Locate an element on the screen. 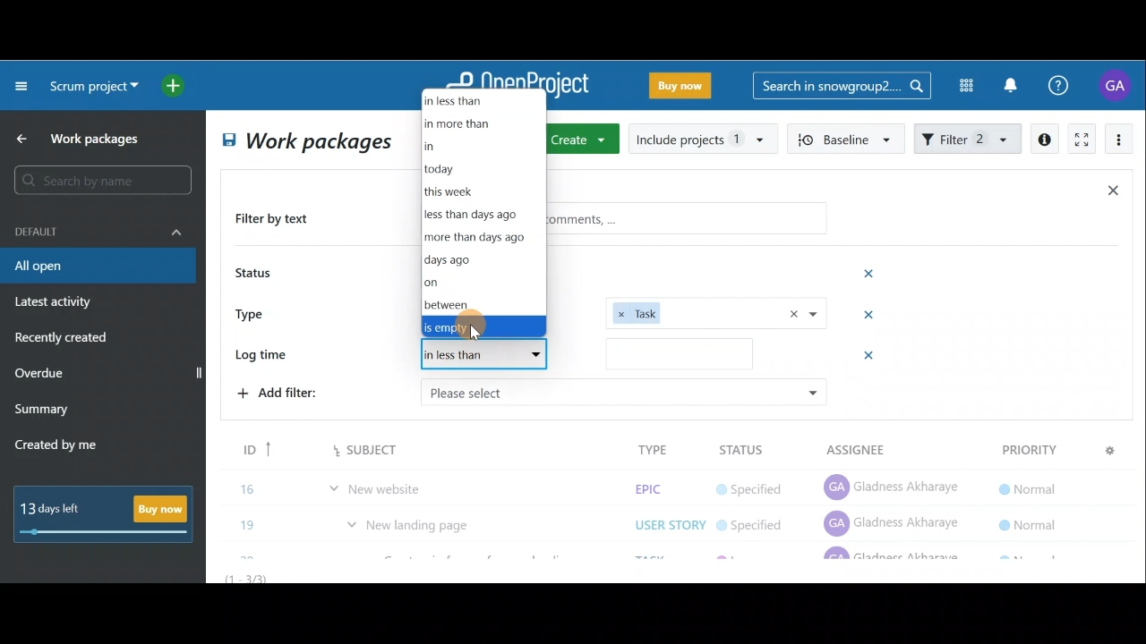 The image size is (1146, 644). Activate zen mode is located at coordinates (1080, 140).